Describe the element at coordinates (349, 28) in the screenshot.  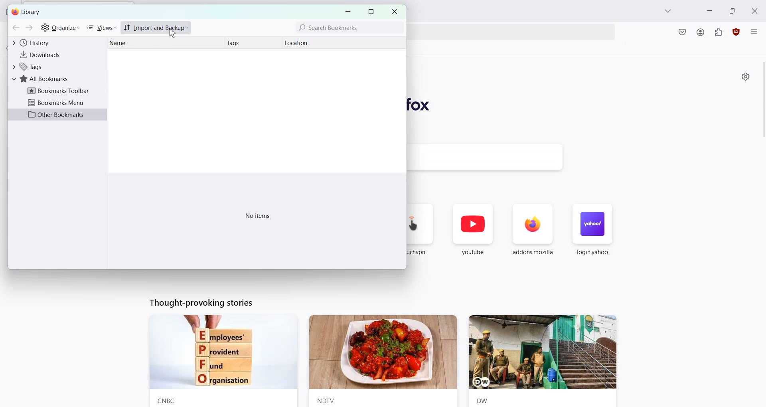
I see `Search Bookmarks` at that location.